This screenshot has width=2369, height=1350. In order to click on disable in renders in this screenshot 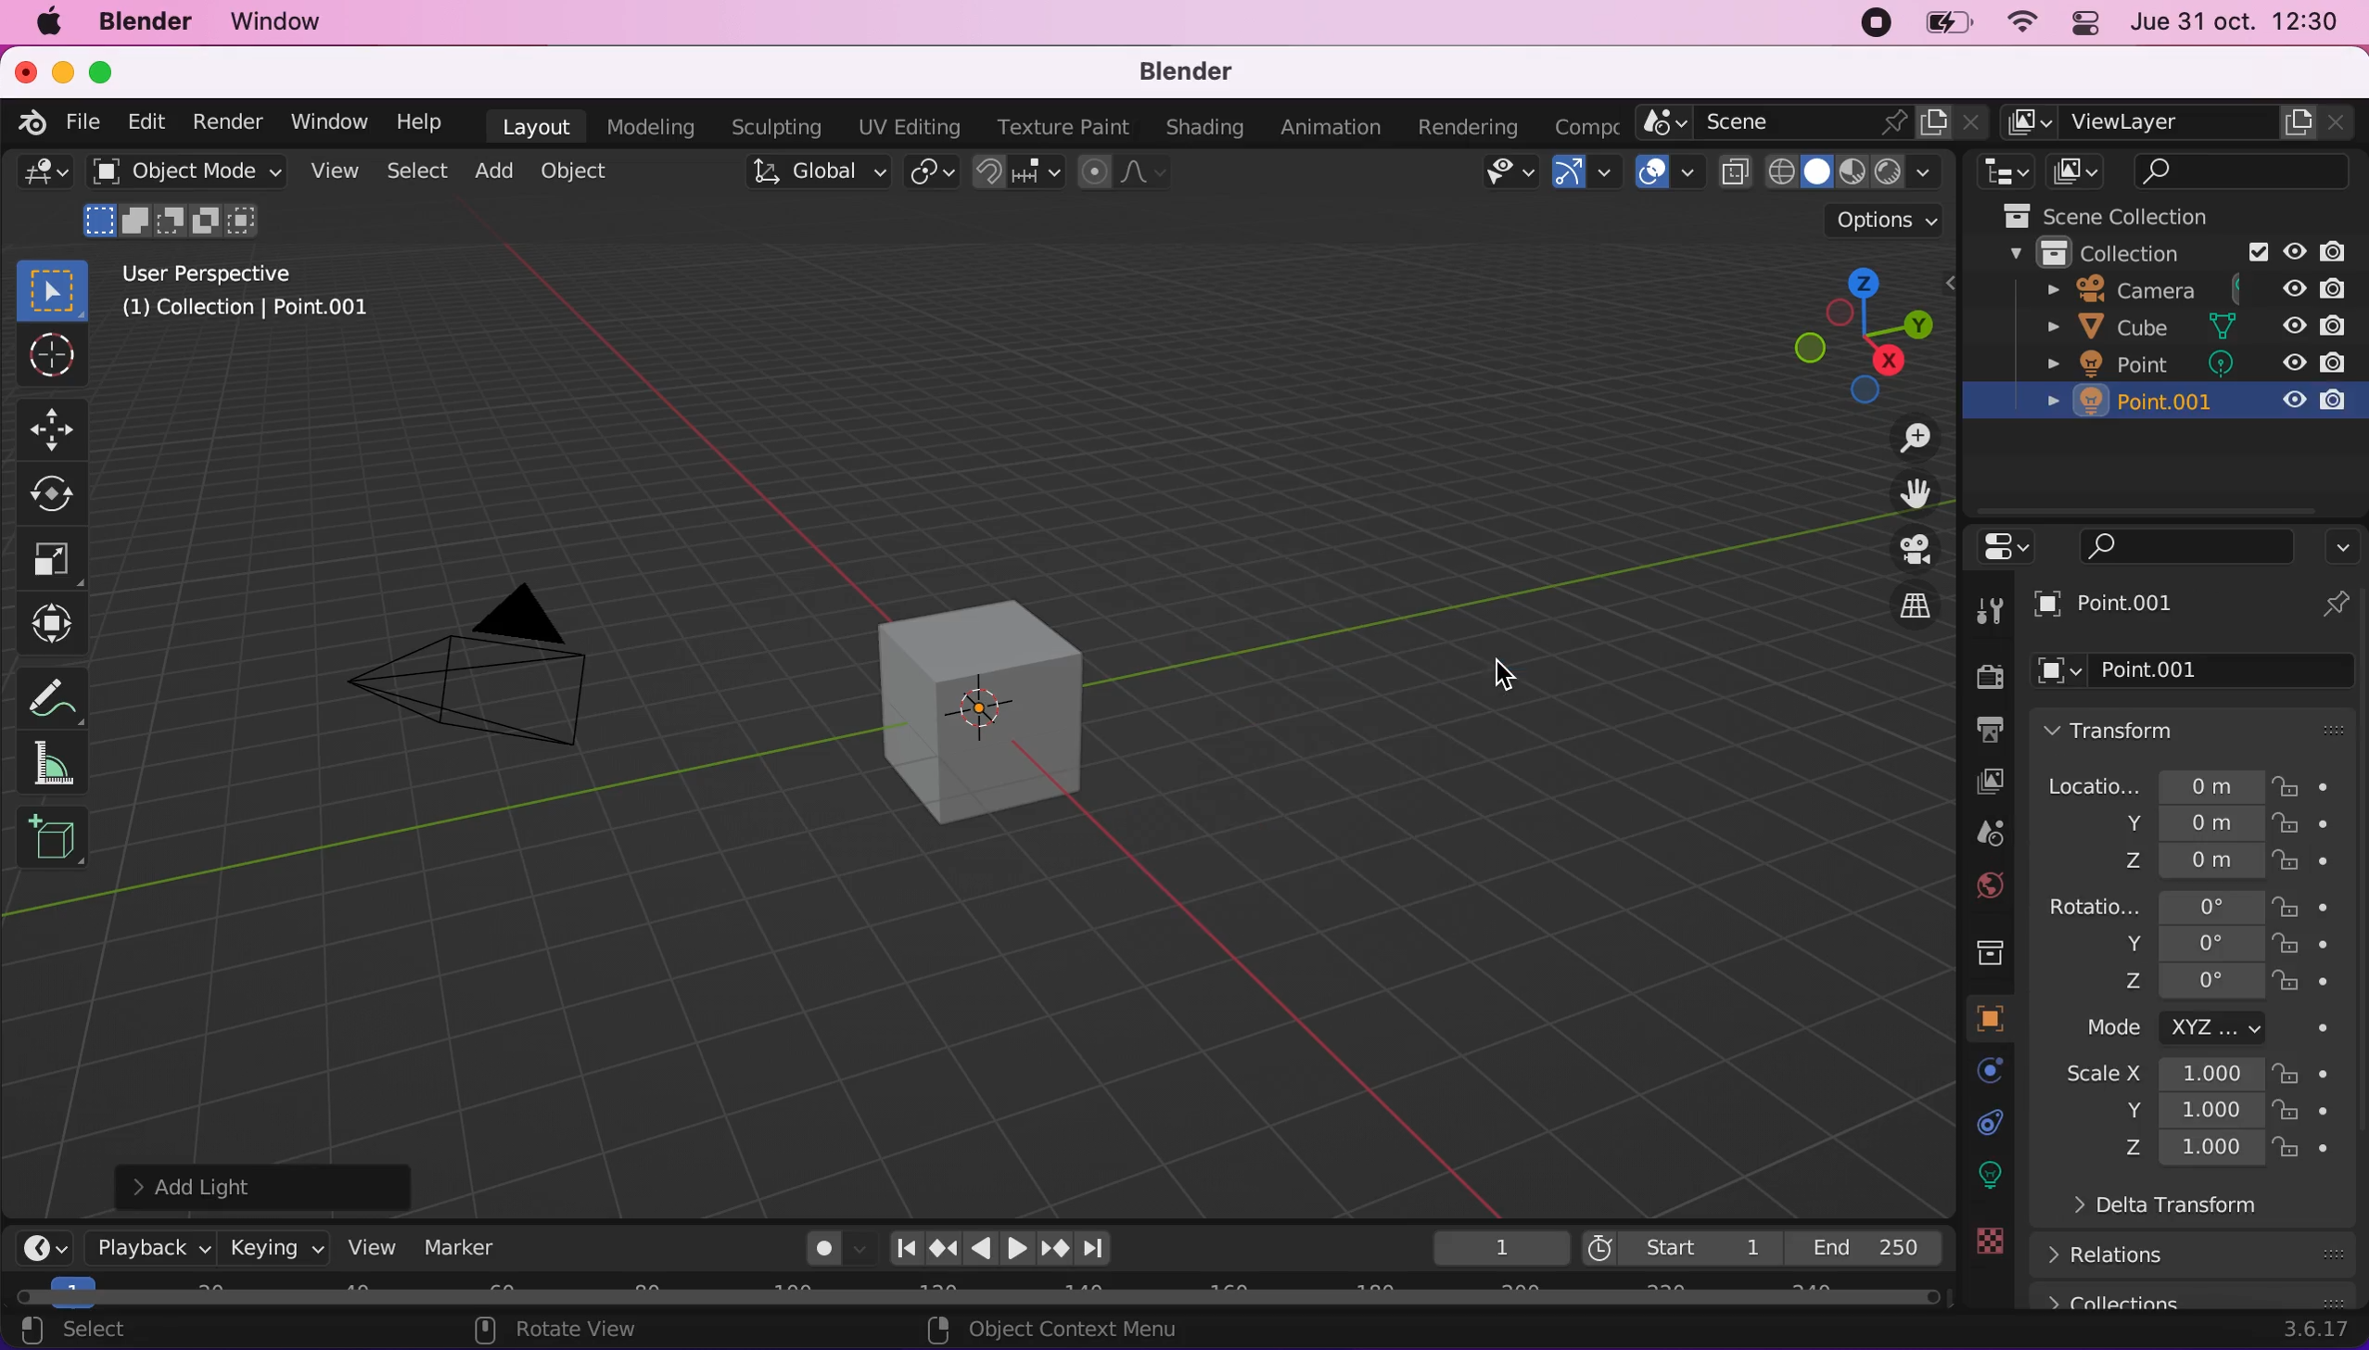, I will do `click(2333, 326)`.